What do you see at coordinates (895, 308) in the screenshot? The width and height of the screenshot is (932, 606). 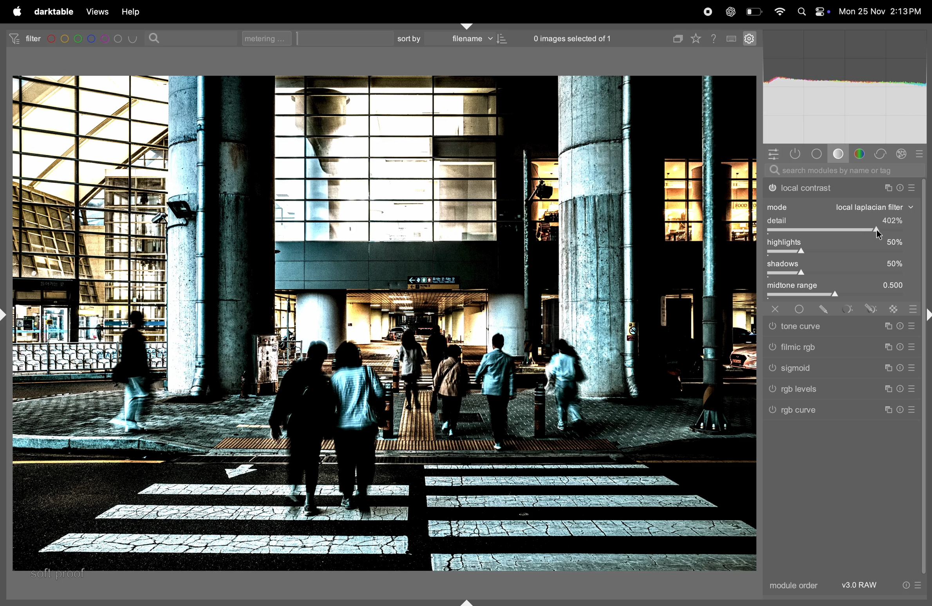 I see `raster mask` at bounding box center [895, 308].